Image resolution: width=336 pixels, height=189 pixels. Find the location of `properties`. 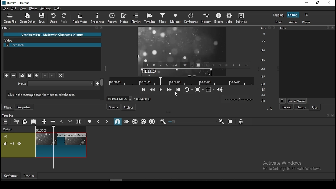

properties is located at coordinates (24, 107).